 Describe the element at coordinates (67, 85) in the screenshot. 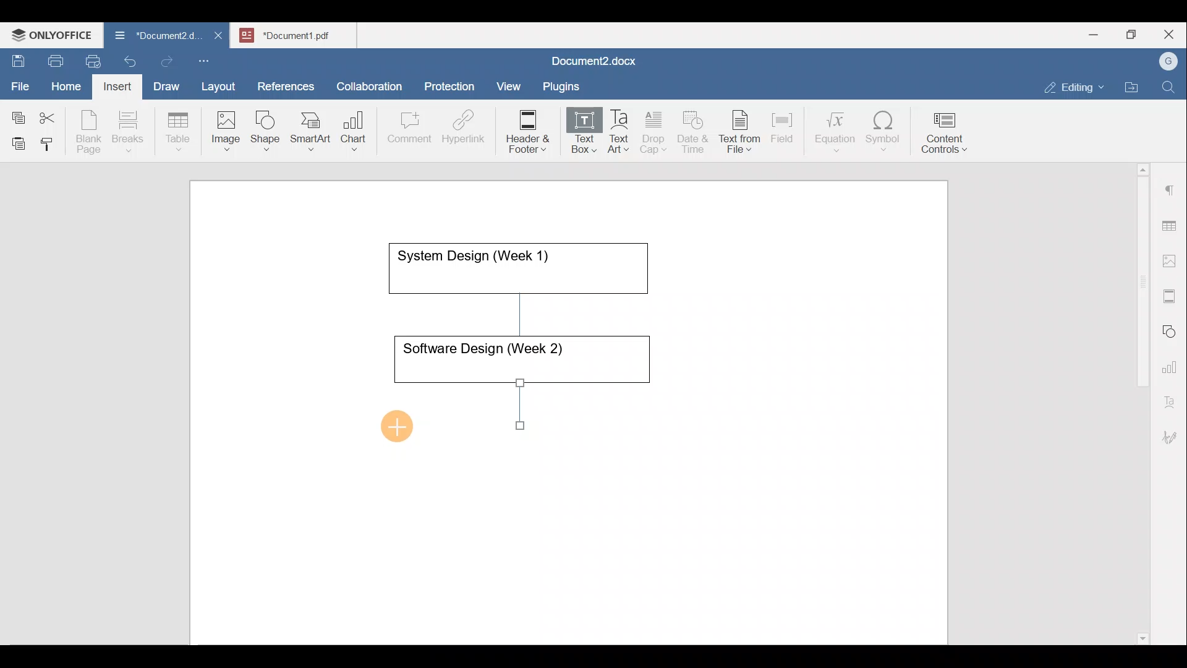

I see `Home` at that location.